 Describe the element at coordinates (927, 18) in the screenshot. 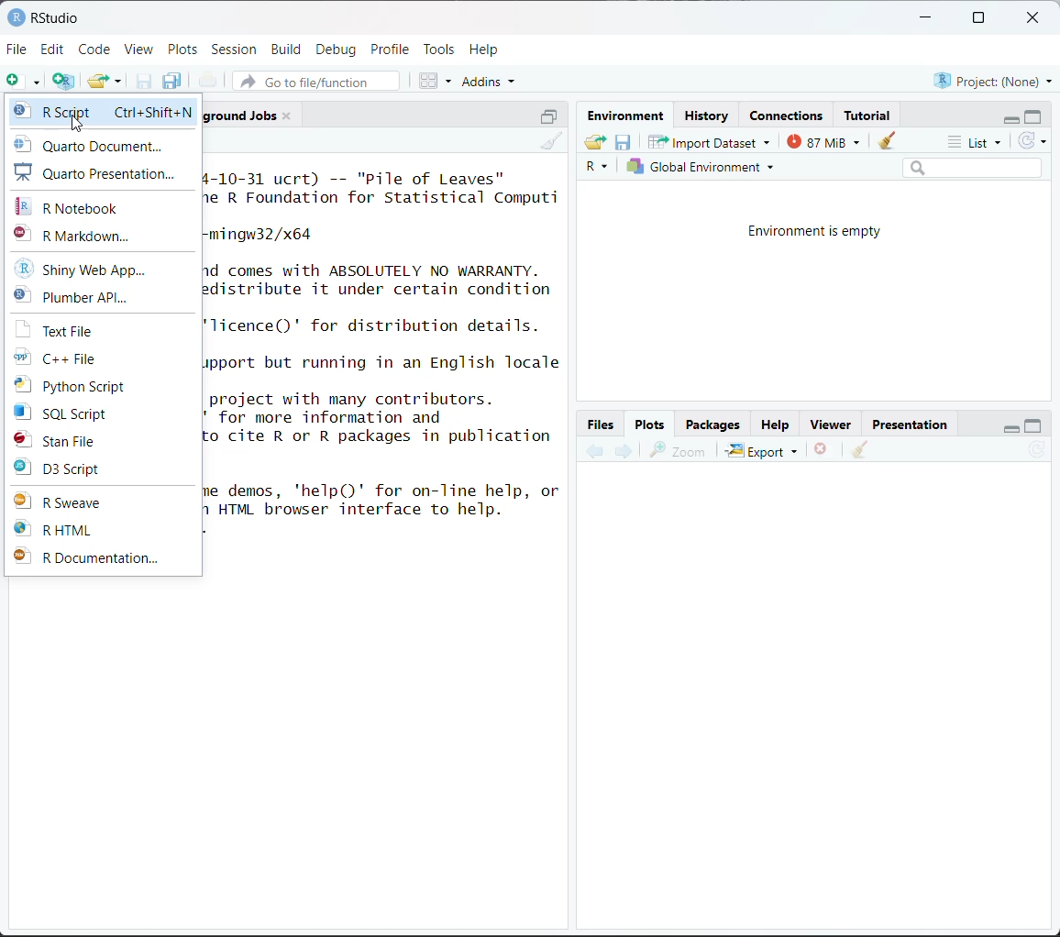

I see `minimize` at that location.